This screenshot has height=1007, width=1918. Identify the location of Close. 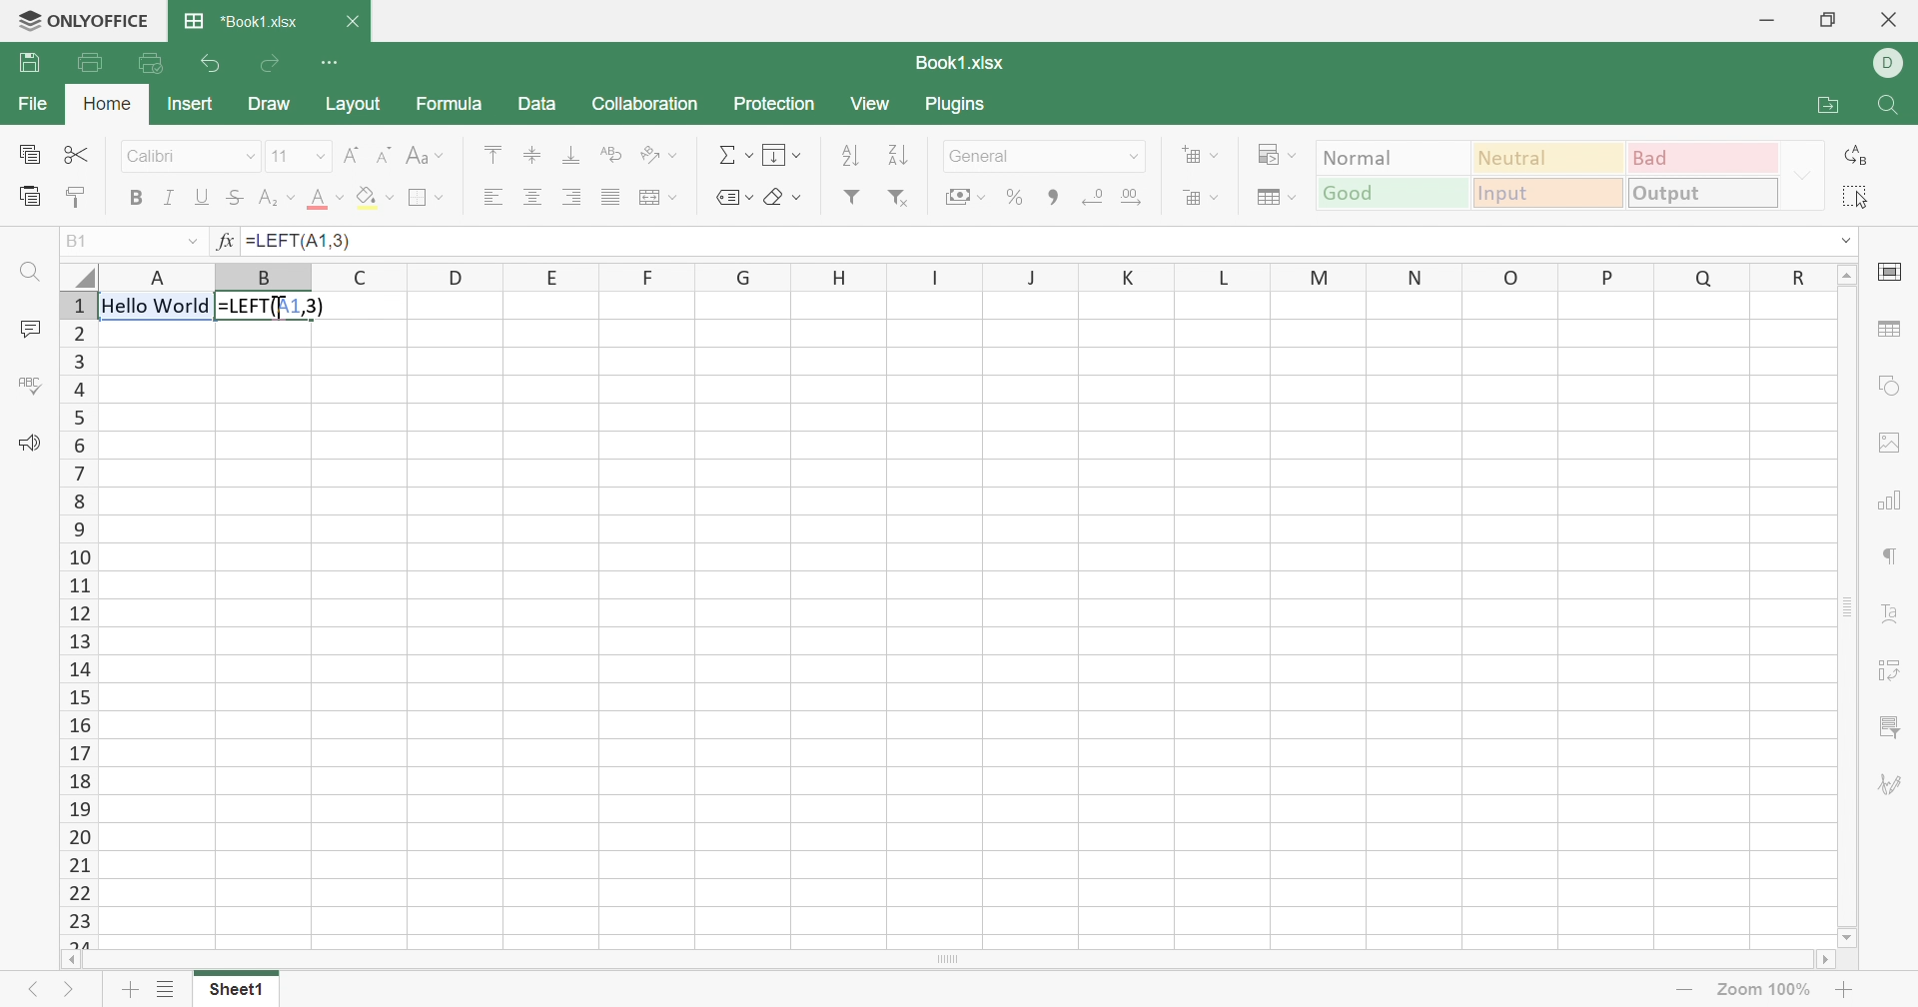
(1891, 19).